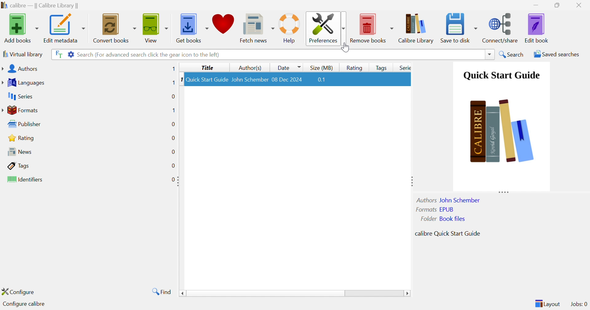 The width and height of the screenshot is (590, 310). What do you see at coordinates (154, 27) in the screenshot?
I see `View` at bounding box center [154, 27].